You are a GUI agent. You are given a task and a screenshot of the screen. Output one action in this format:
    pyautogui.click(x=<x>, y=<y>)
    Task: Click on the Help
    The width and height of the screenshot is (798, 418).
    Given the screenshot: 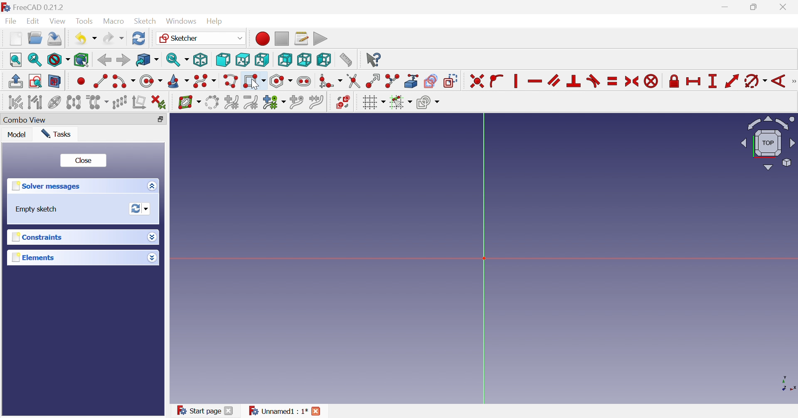 What is the action you would take?
    pyautogui.click(x=214, y=21)
    